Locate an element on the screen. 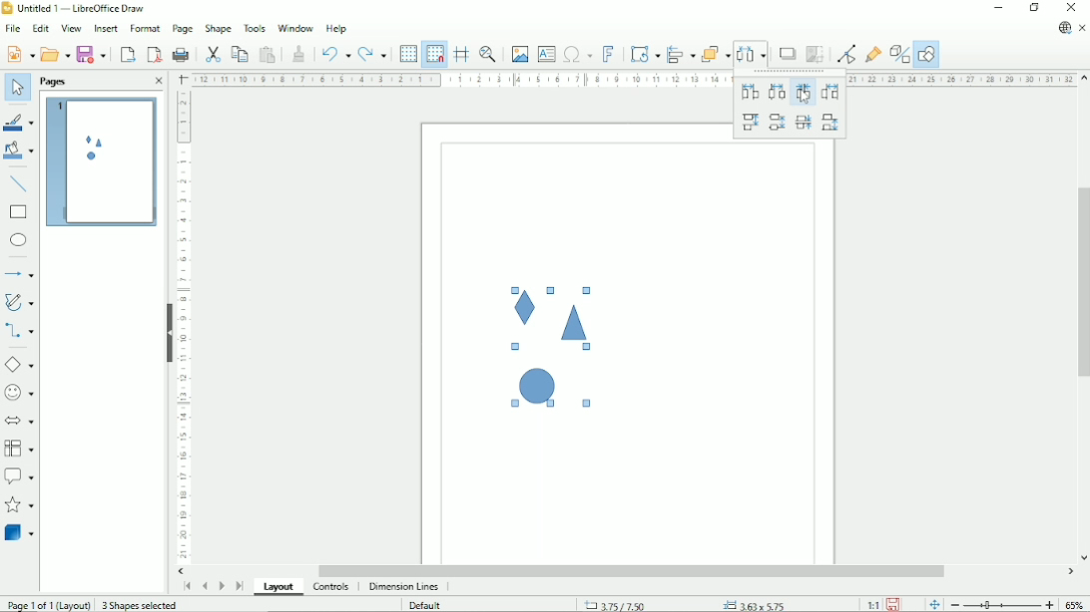 This screenshot has height=612, width=1090. Ellipse is located at coordinates (18, 241).